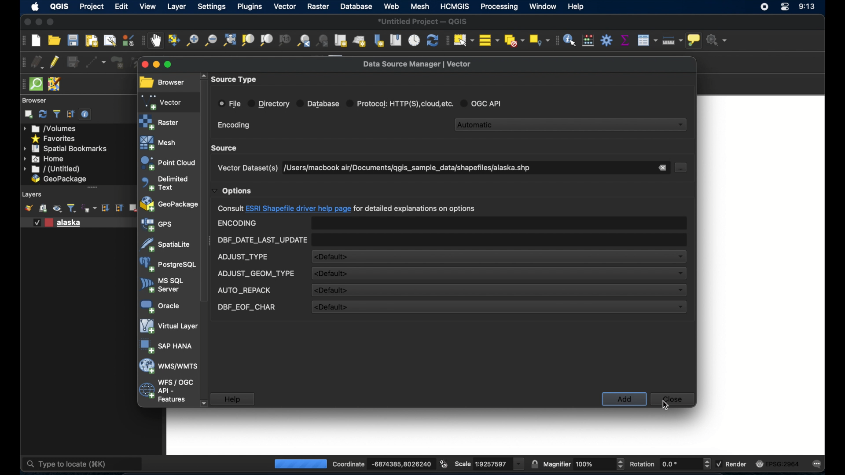  I want to click on info, so click(346, 209).